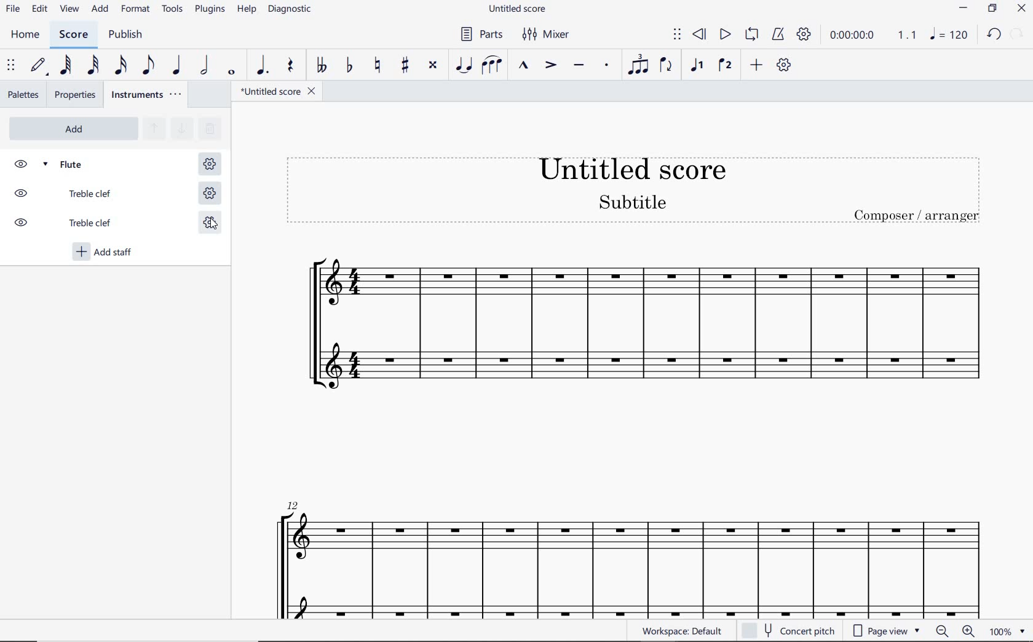 The height and width of the screenshot is (642, 1033). Describe the element at coordinates (149, 66) in the screenshot. I see `EIGHTH NOTE` at that location.